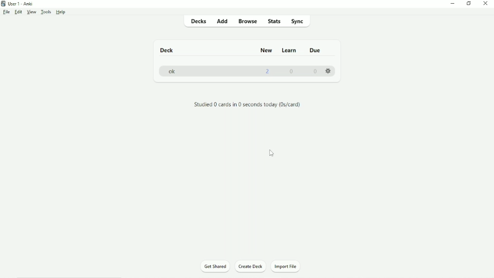 The width and height of the screenshot is (494, 278). Describe the element at coordinates (166, 50) in the screenshot. I see `Deck` at that location.